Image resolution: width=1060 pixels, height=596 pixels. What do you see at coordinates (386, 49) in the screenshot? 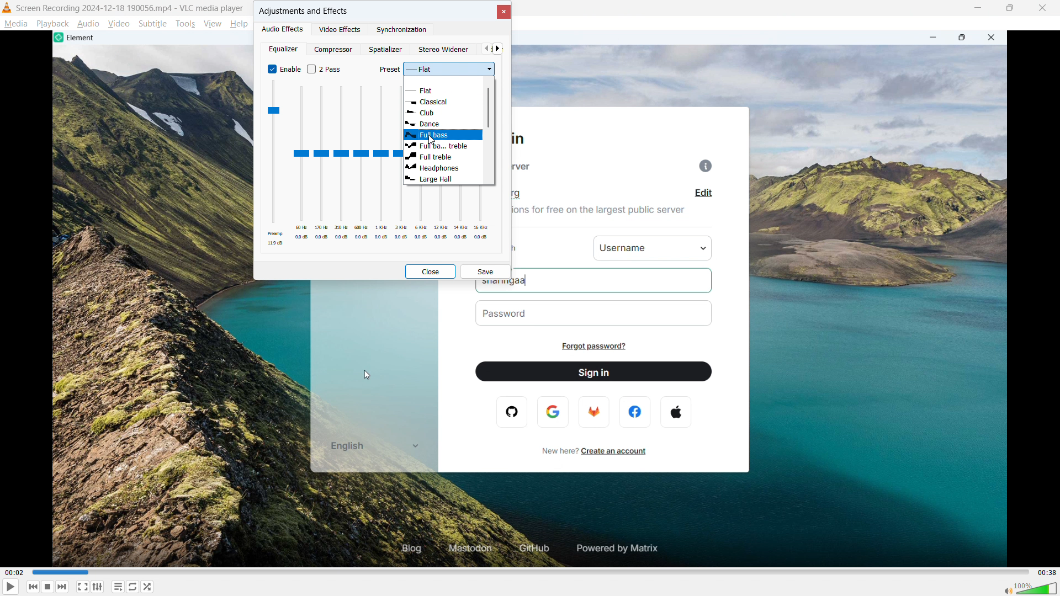
I see `Spatializer ` at bounding box center [386, 49].